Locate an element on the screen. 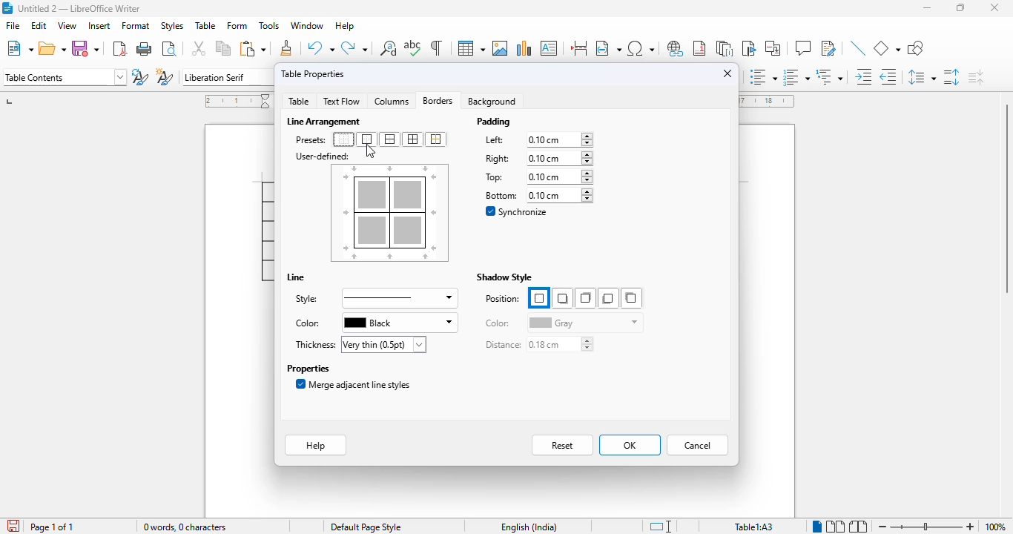 The width and height of the screenshot is (1013, 534). properties is located at coordinates (308, 368).